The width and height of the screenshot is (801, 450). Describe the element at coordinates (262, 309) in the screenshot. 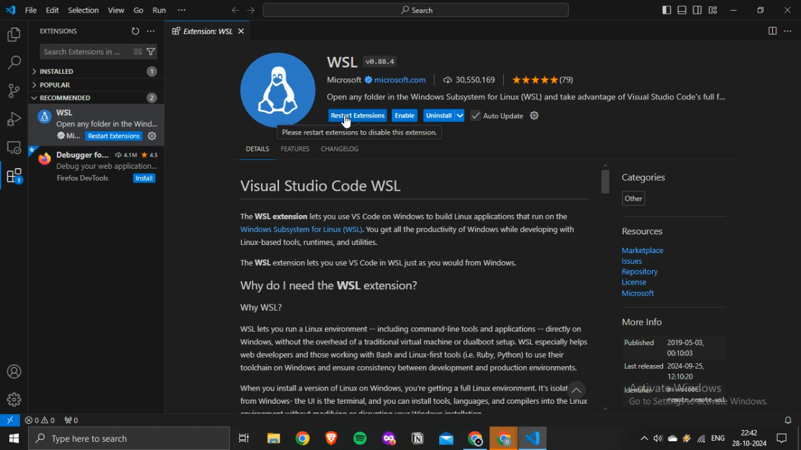

I see `Why WSL?` at that location.